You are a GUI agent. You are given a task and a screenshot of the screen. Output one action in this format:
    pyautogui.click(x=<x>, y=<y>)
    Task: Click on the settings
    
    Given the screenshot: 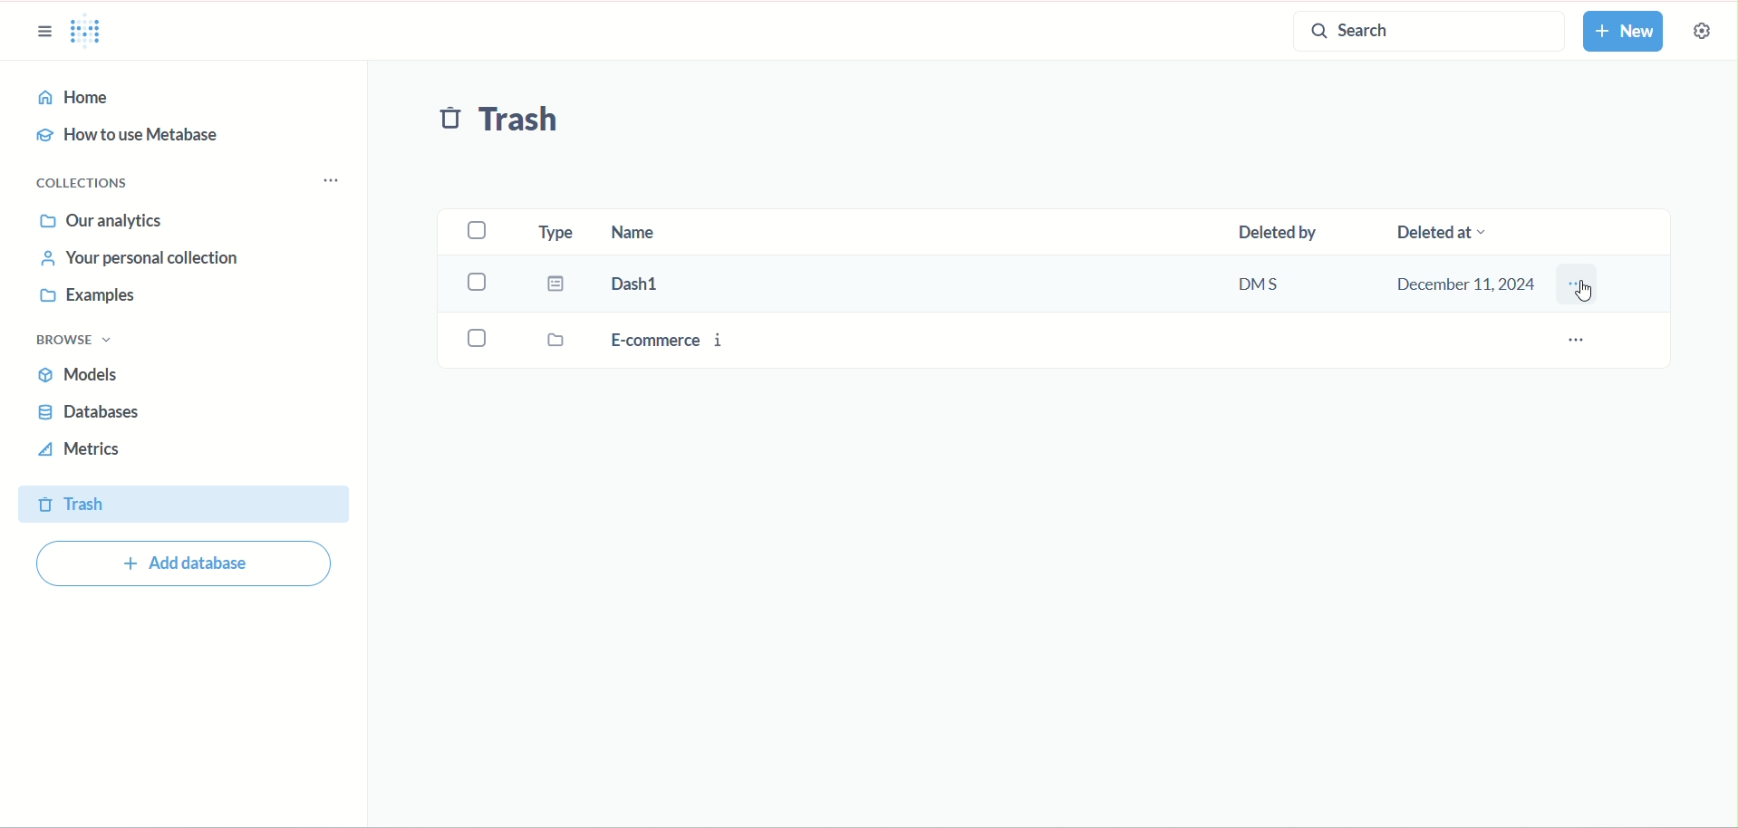 What is the action you would take?
    pyautogui.click(x=1700, y=30)
    